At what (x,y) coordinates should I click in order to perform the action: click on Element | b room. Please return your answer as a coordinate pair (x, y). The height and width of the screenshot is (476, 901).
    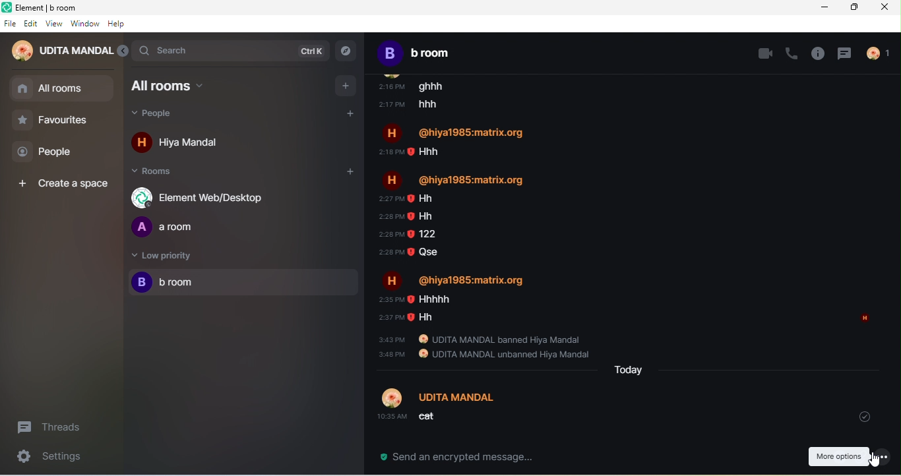
    Looking at the image, I should click on (51, 7).